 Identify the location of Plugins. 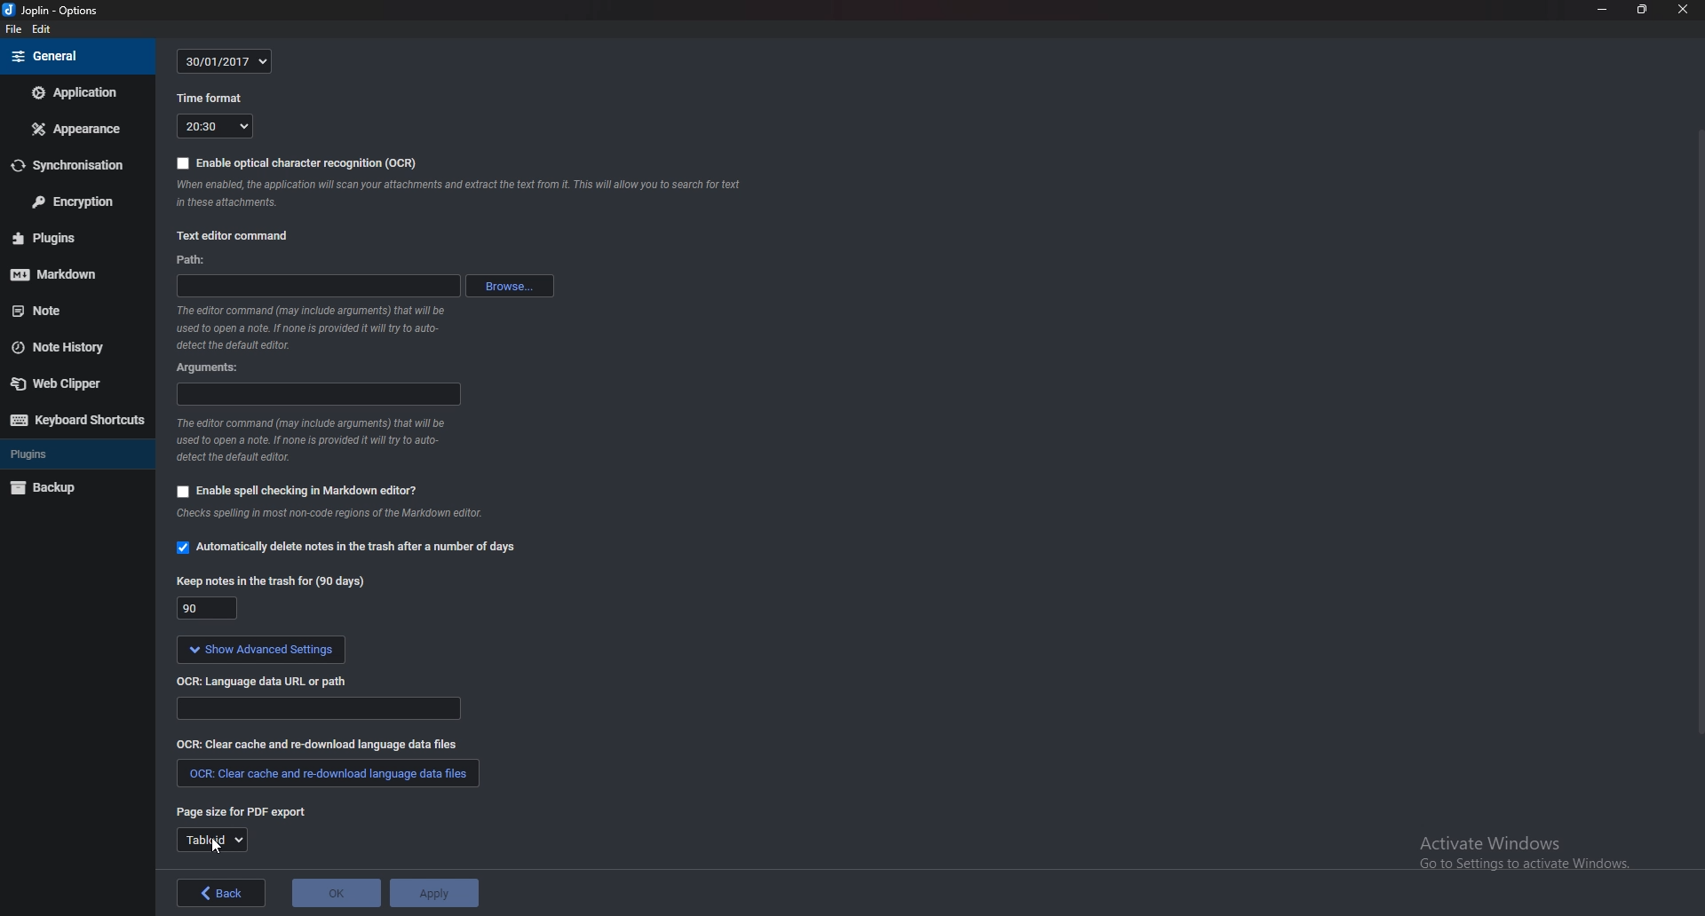
(54, 239).